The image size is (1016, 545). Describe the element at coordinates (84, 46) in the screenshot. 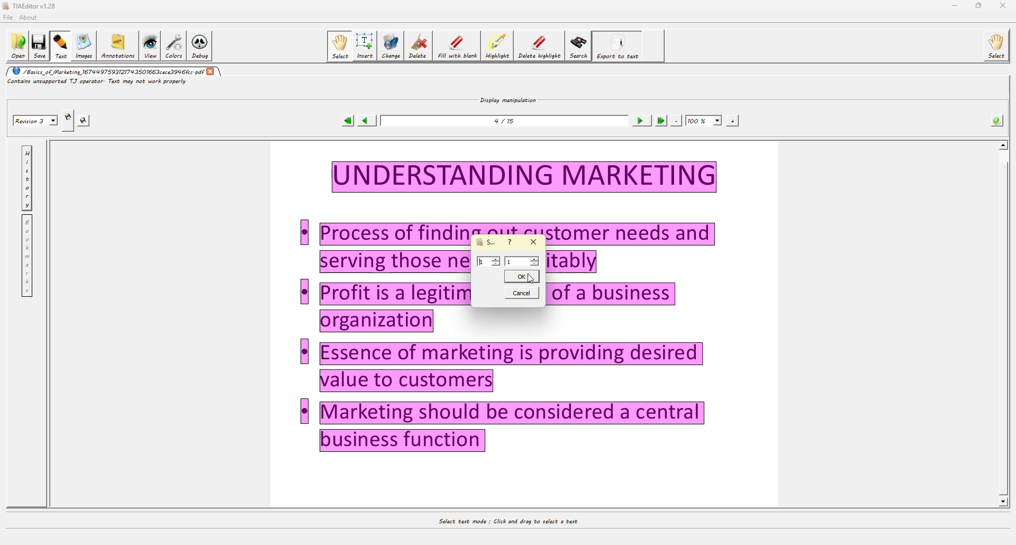

I see `images` at that location.